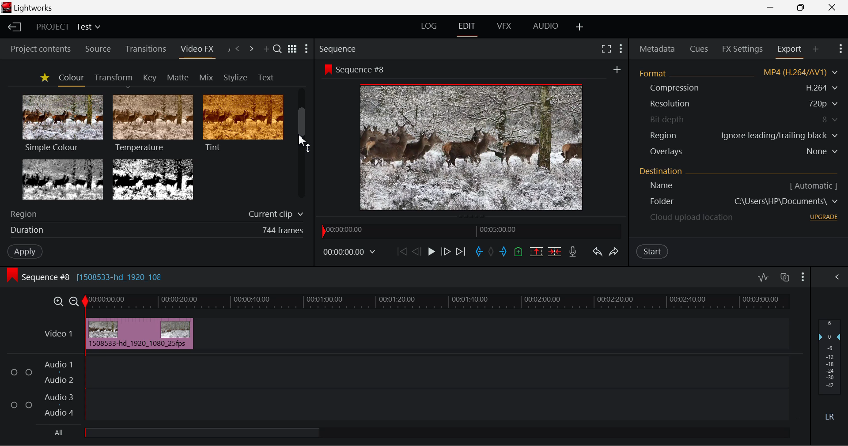 Image resolution: width=848 pixels, height=446 pixels. Describe the element at coordinates (653, 252) in the screenshot. I see `Start` at that location.